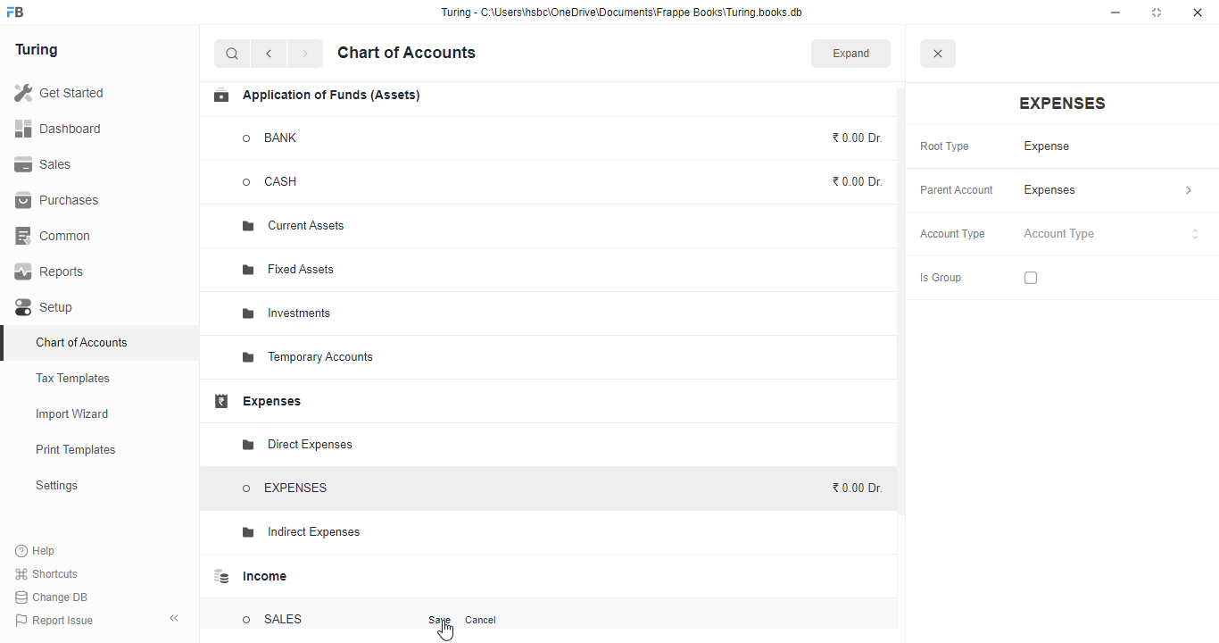  I want to click on EXPENSES , so click(286, 489).